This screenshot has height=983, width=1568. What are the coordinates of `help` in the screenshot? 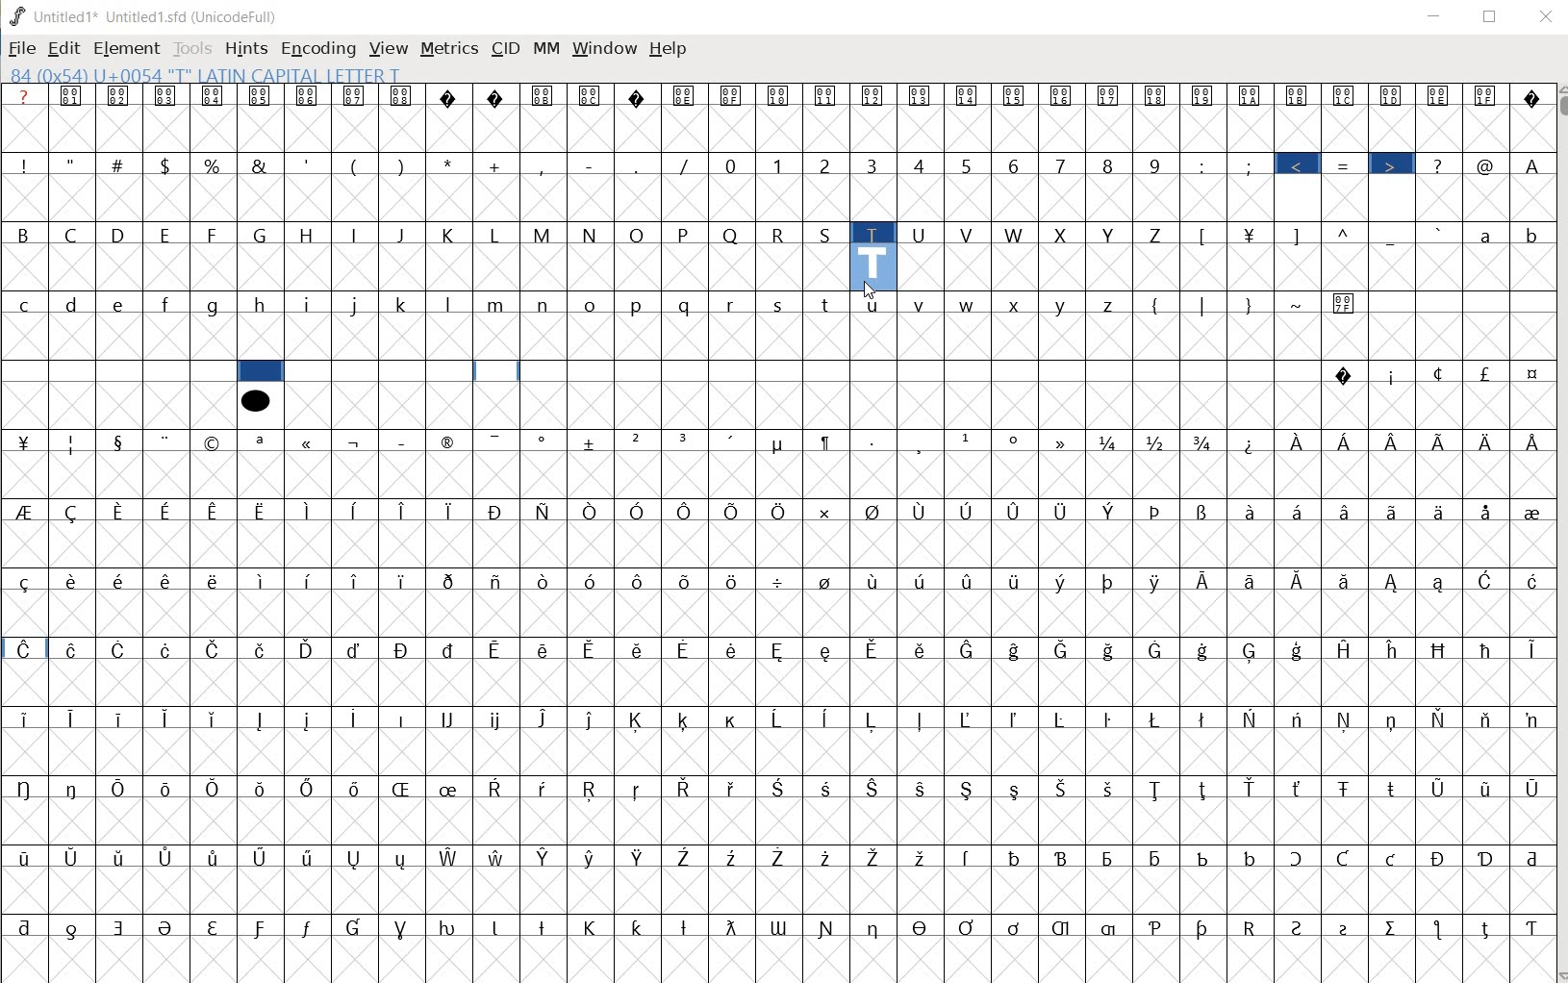 It's located at (668, 48).